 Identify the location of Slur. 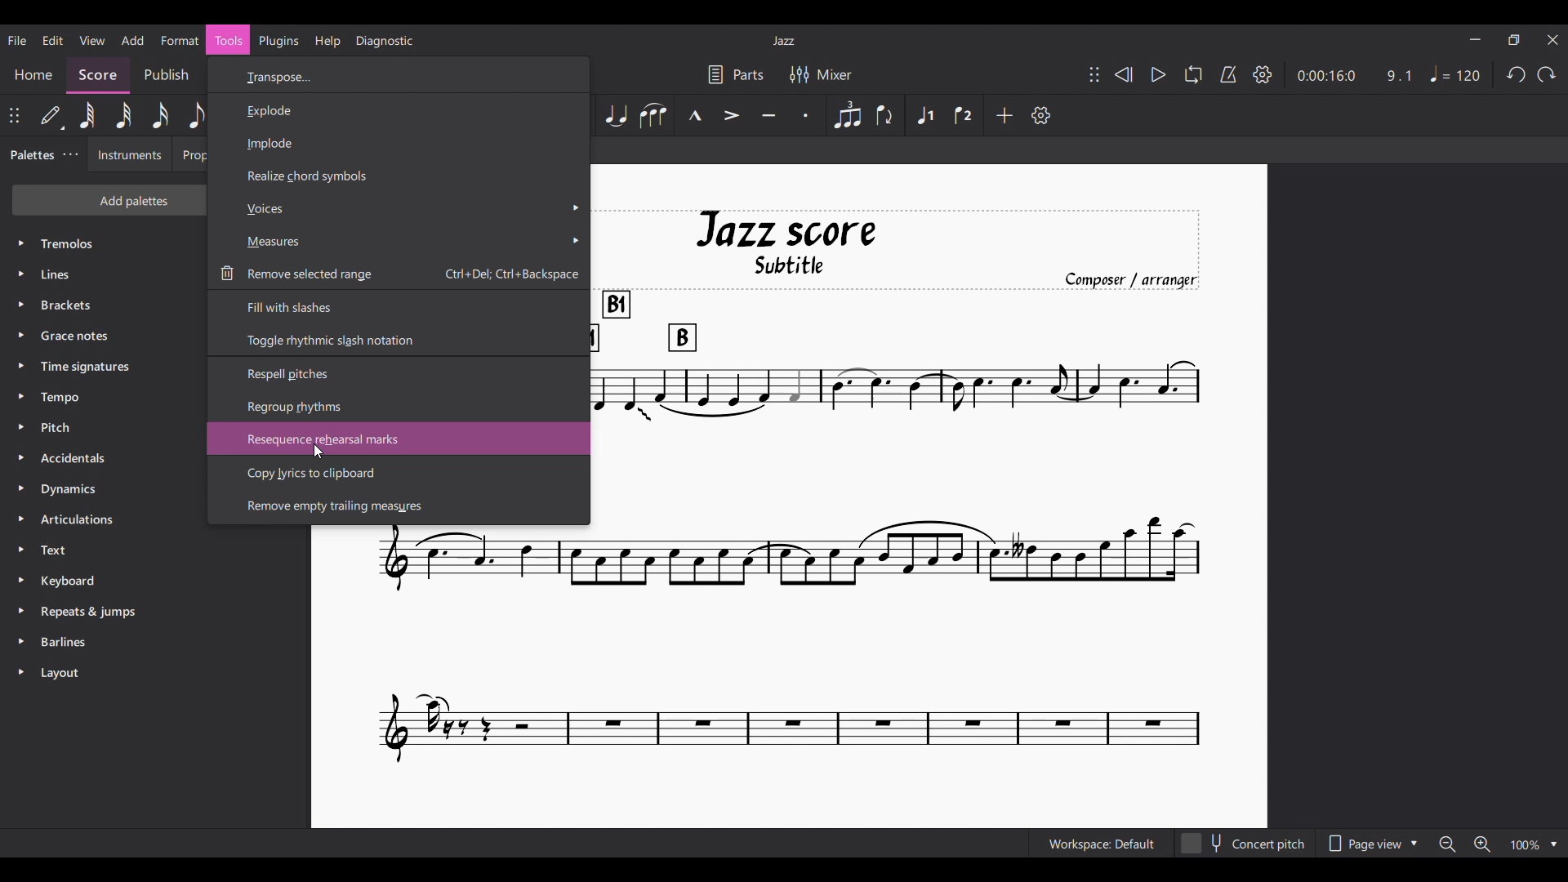
(654, 115).